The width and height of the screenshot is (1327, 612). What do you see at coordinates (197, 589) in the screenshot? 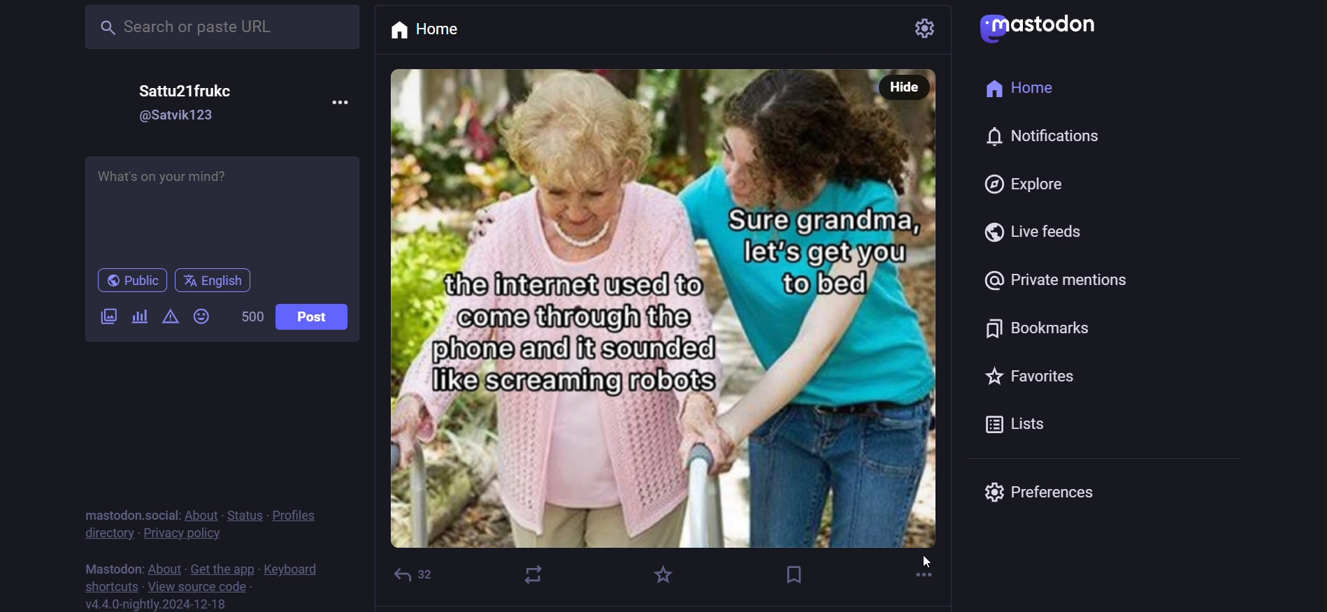
I see `source code` at bounding box center [197, 589].